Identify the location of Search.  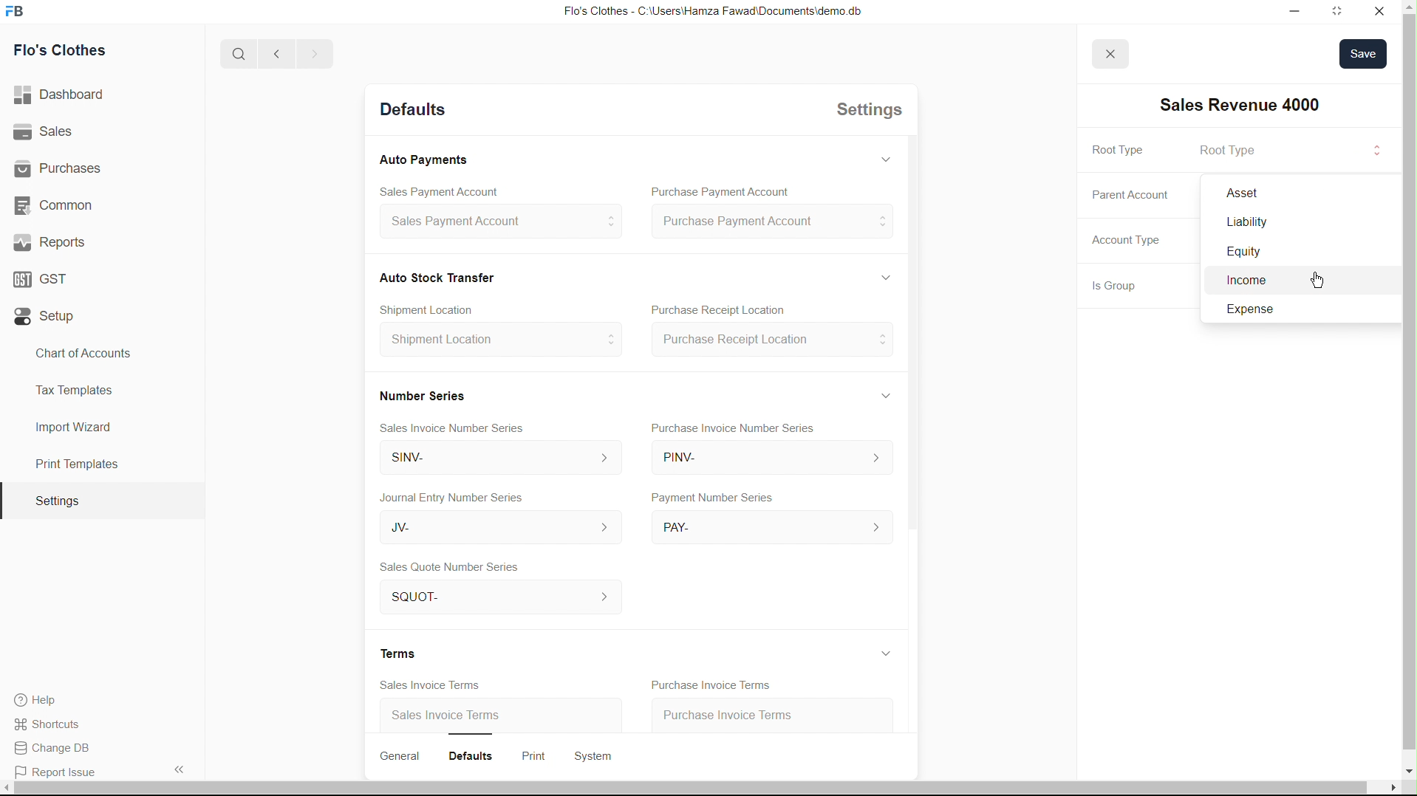
(233, 54).